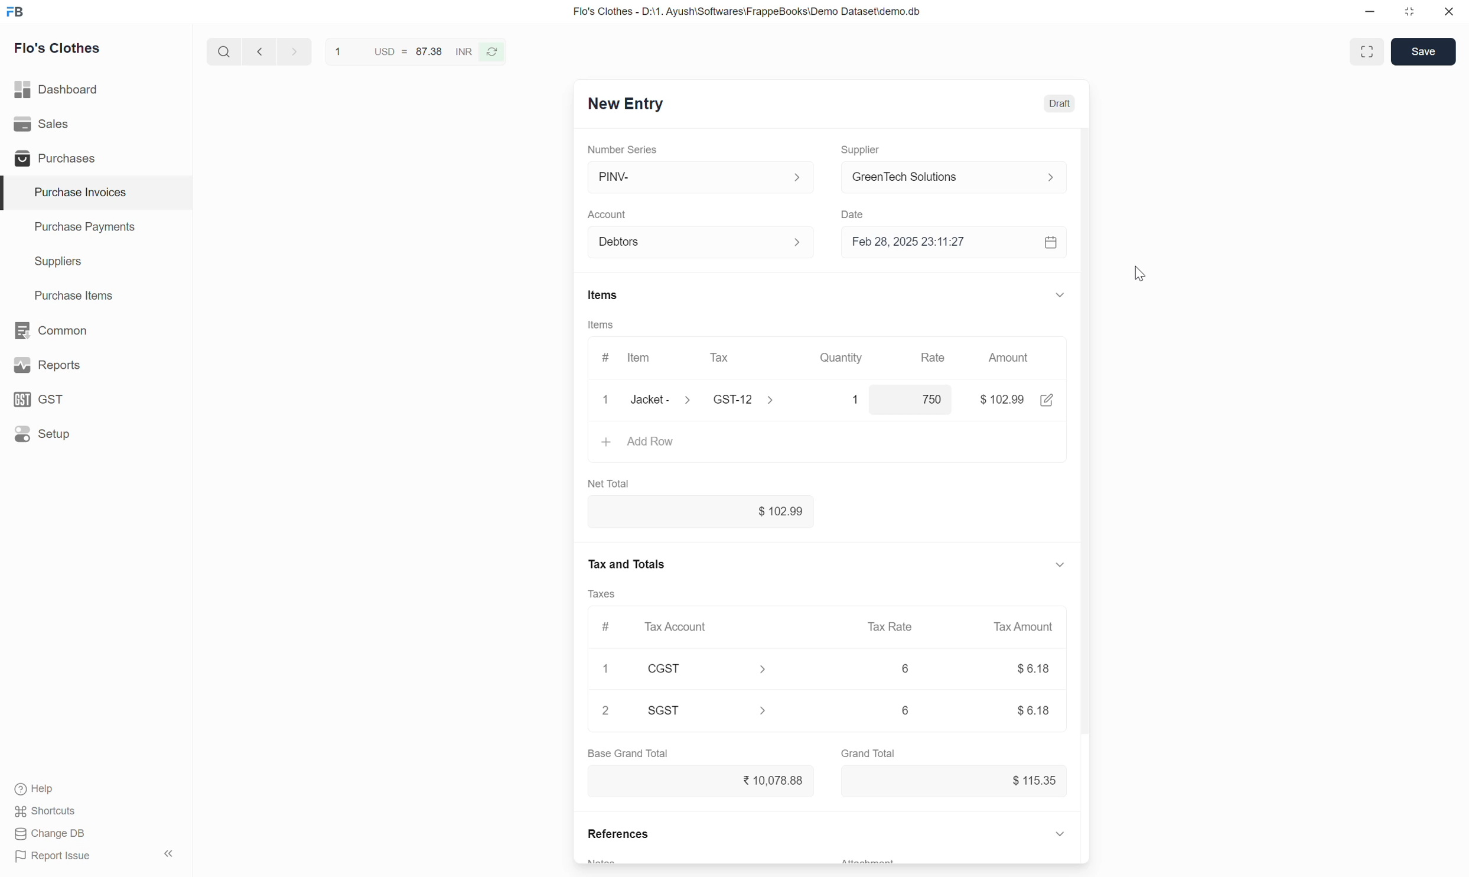 This screenshot has height=877, width=1469. Describe the element at coordinates (605, 668) in the screenshot. I see `1` at that location.